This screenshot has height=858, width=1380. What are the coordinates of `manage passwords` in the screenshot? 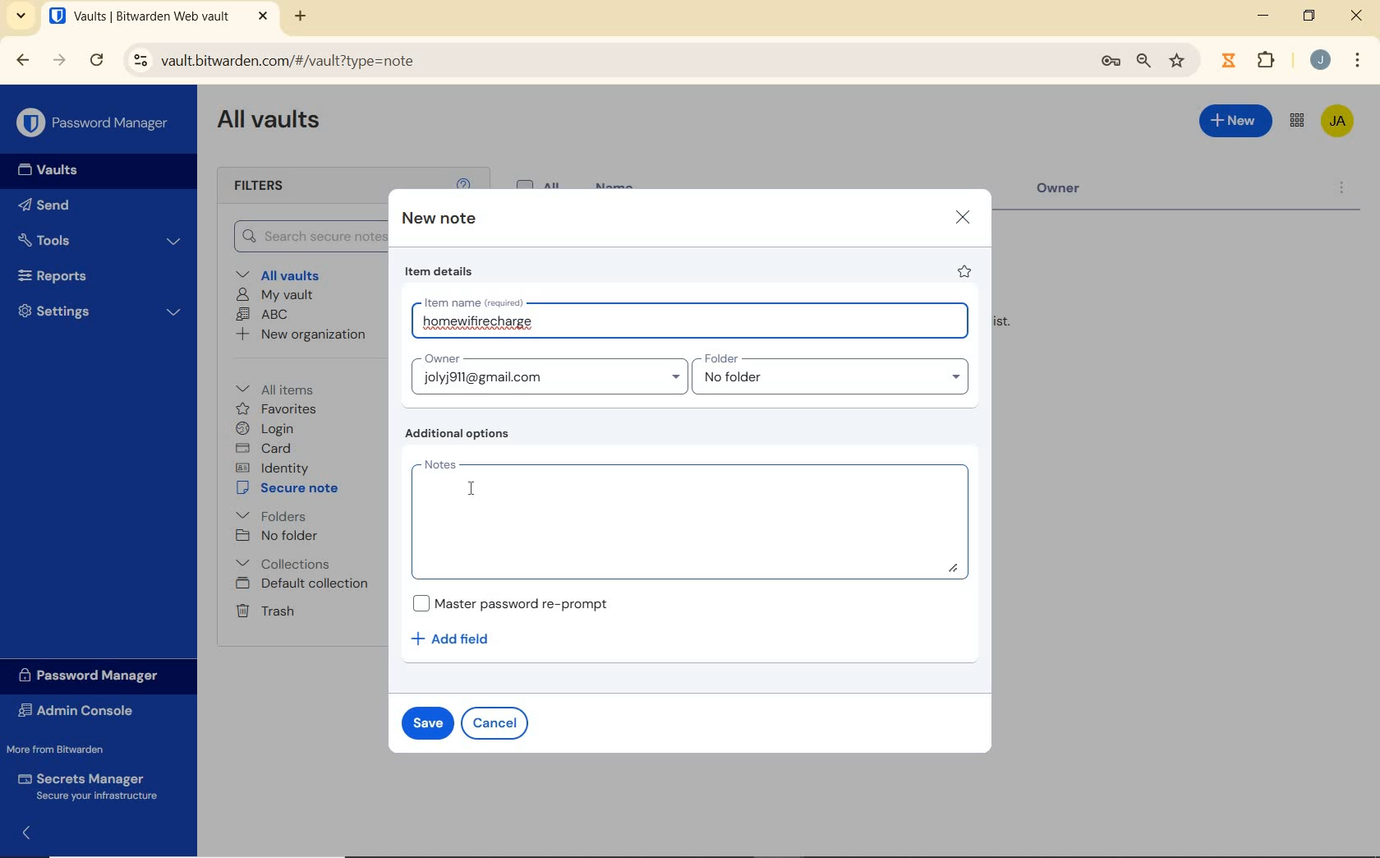 It's located at (1111, 64).